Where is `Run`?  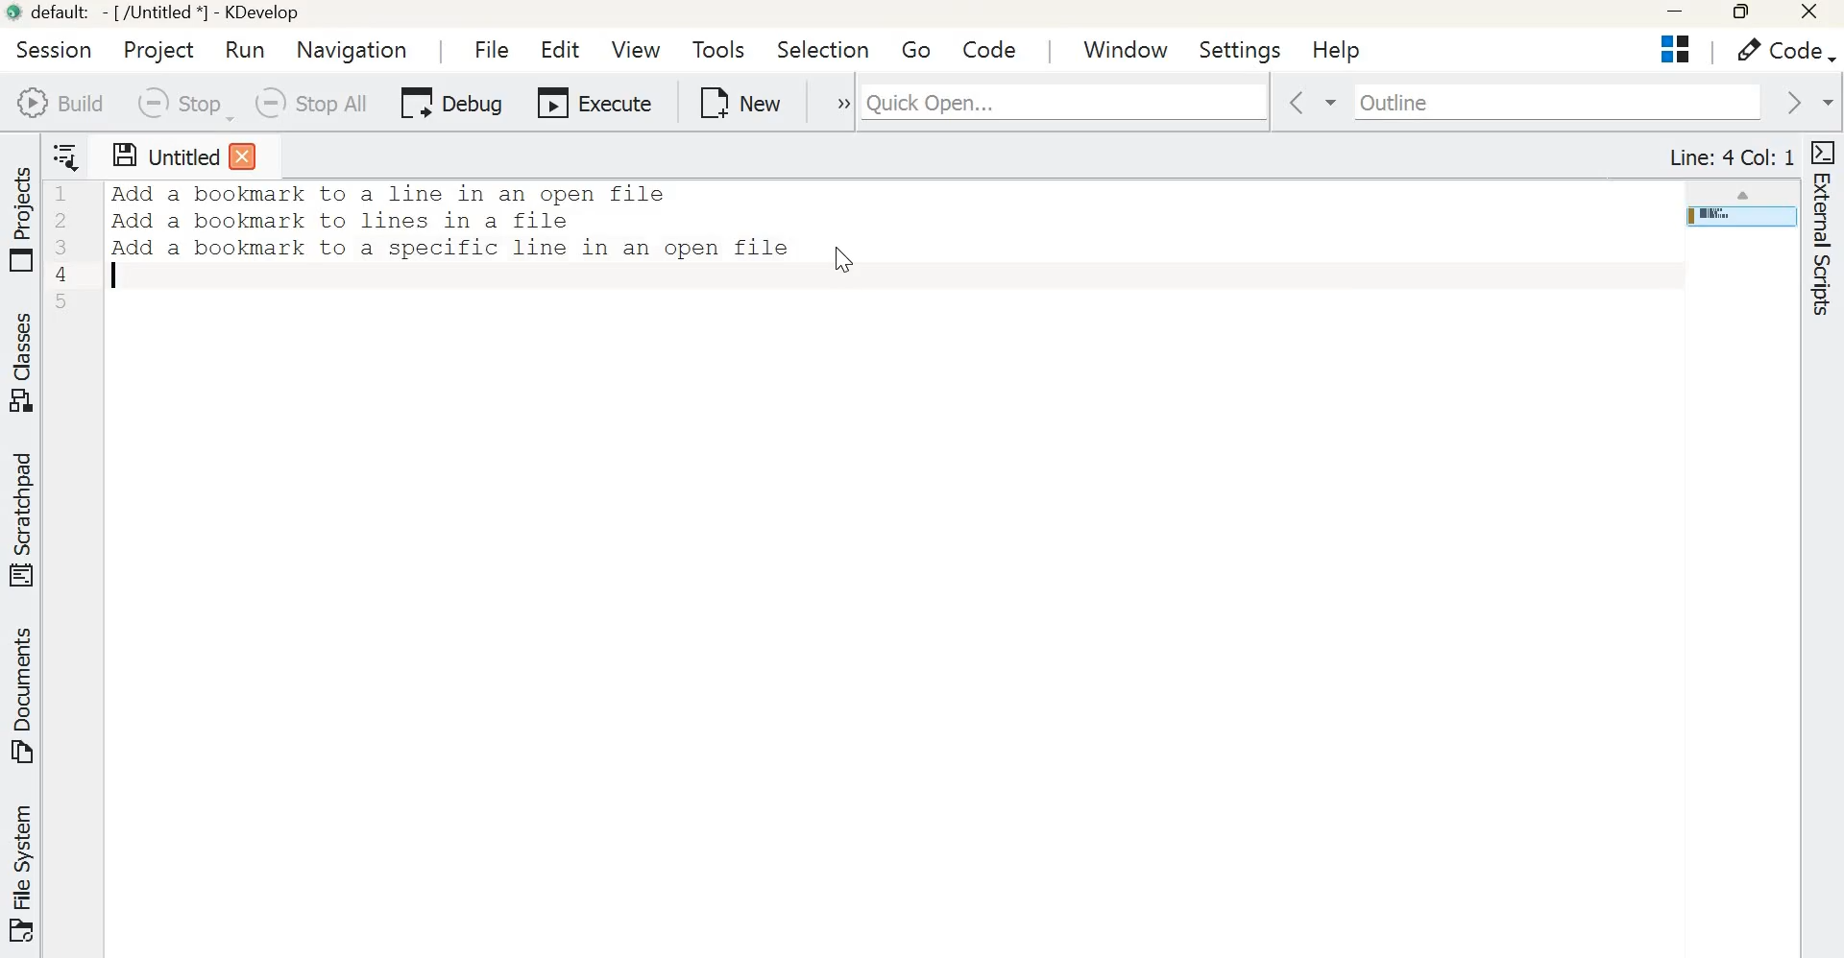
Run is located at coordinates (250, 49).